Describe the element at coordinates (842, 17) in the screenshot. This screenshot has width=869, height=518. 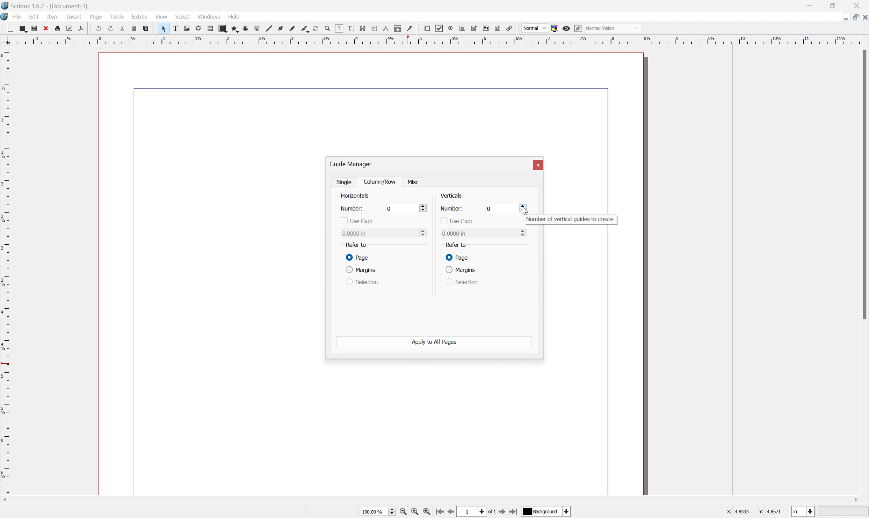
I see `minimize` at that location.